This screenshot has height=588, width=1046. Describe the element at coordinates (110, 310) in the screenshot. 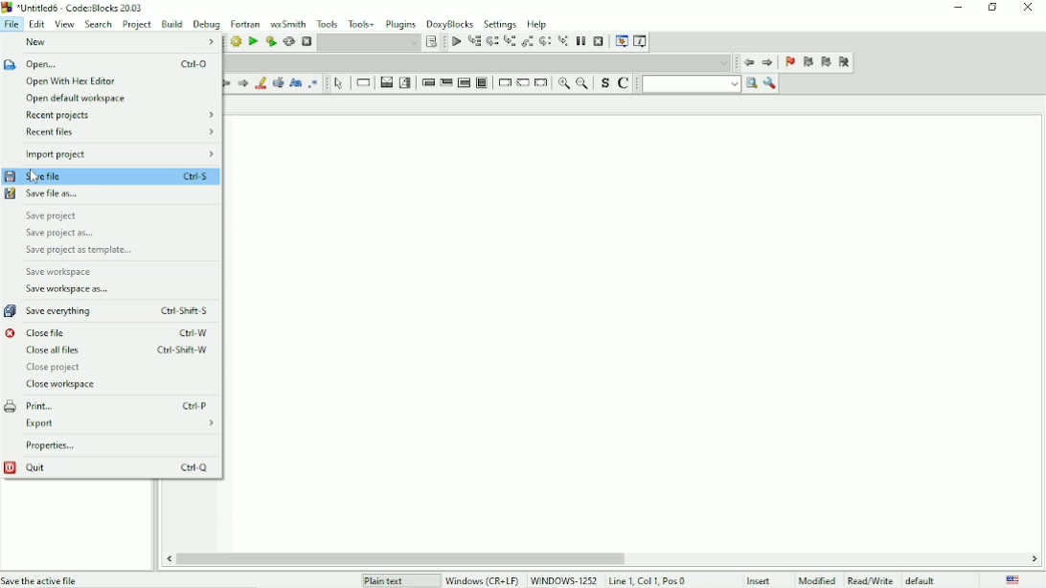

I see `Save everything` at that location.